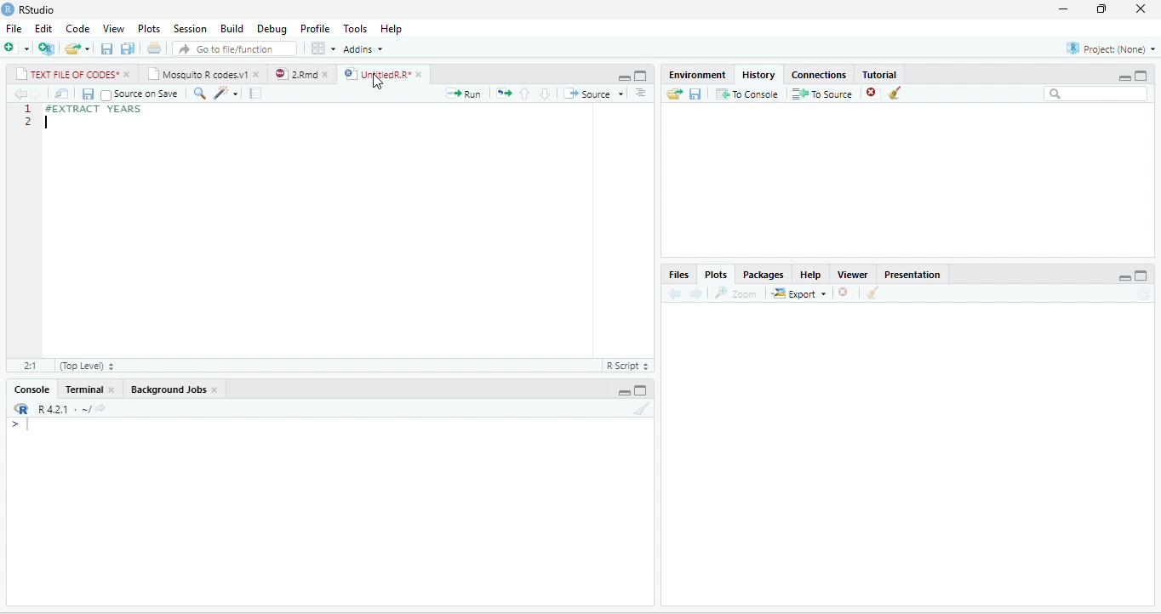 This screenshot has width=1161, height=614. I want to click on Edit, so click(43, 29).